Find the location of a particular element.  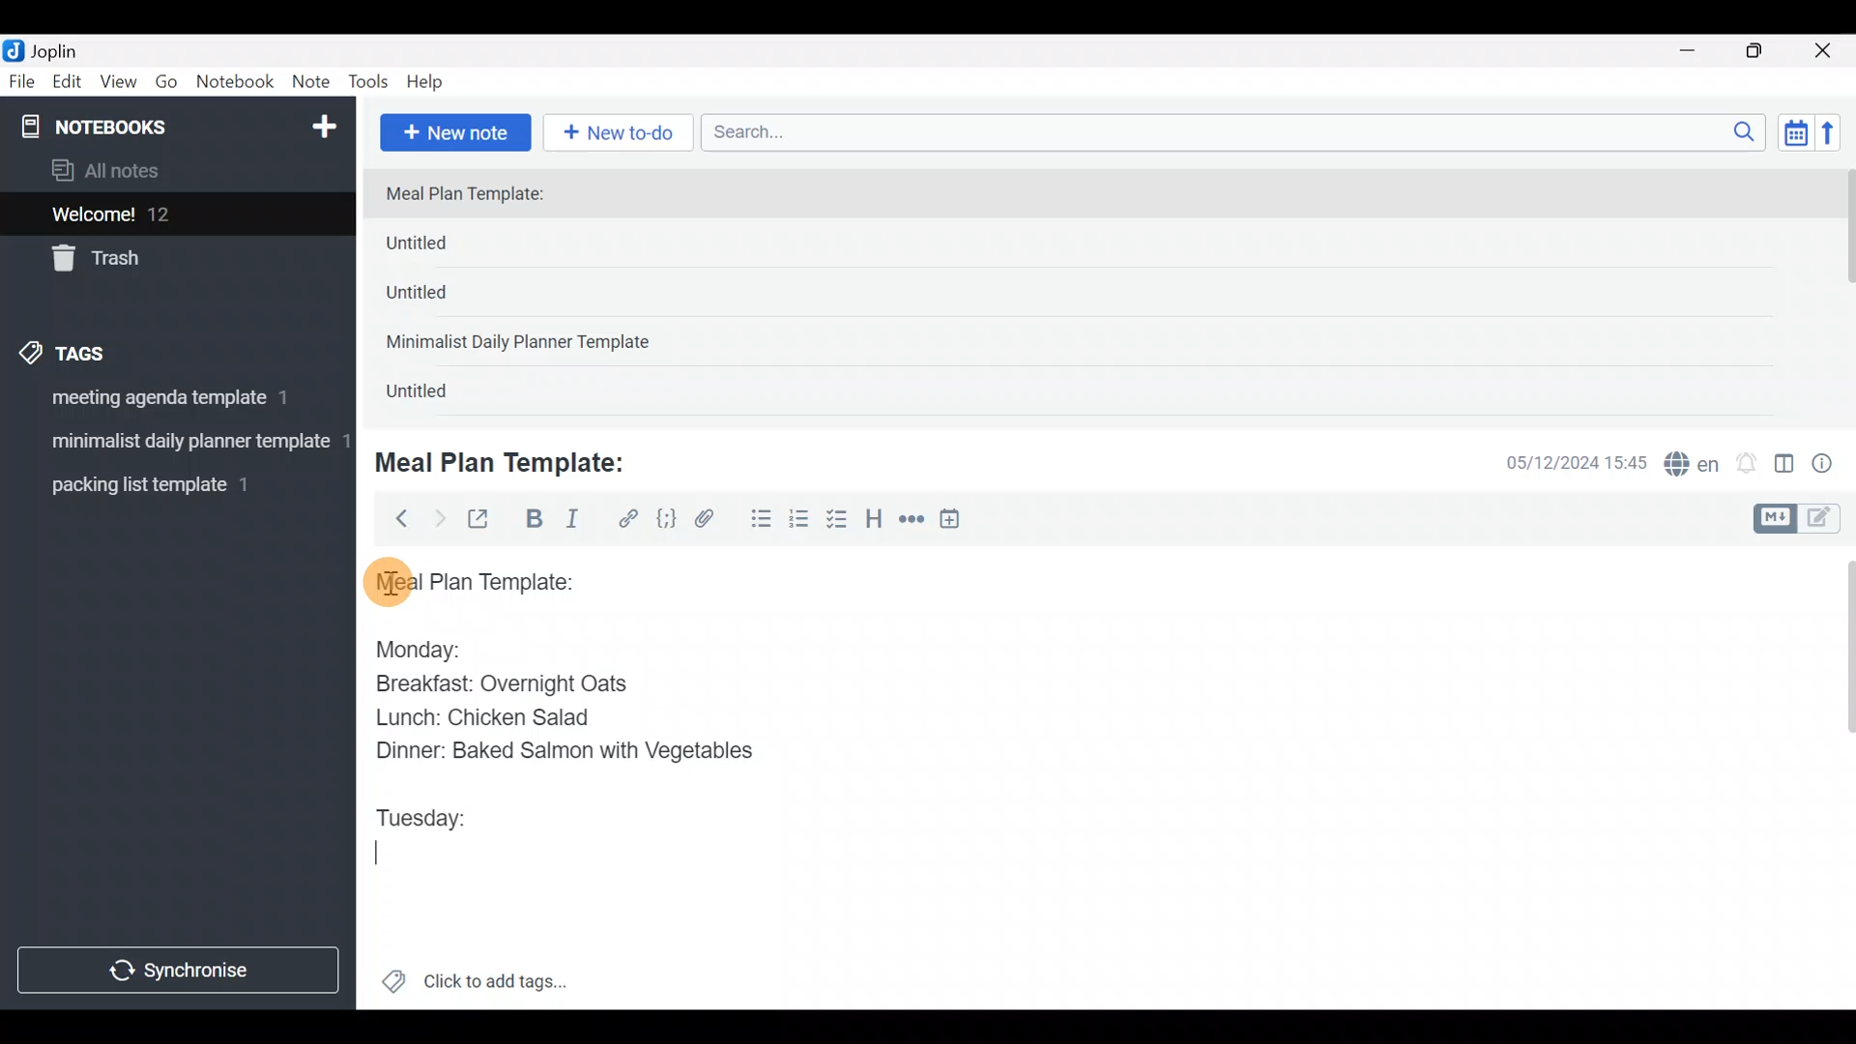

Dinner: Baked Salmon with Vegetables is located at coordinates (560, 749).